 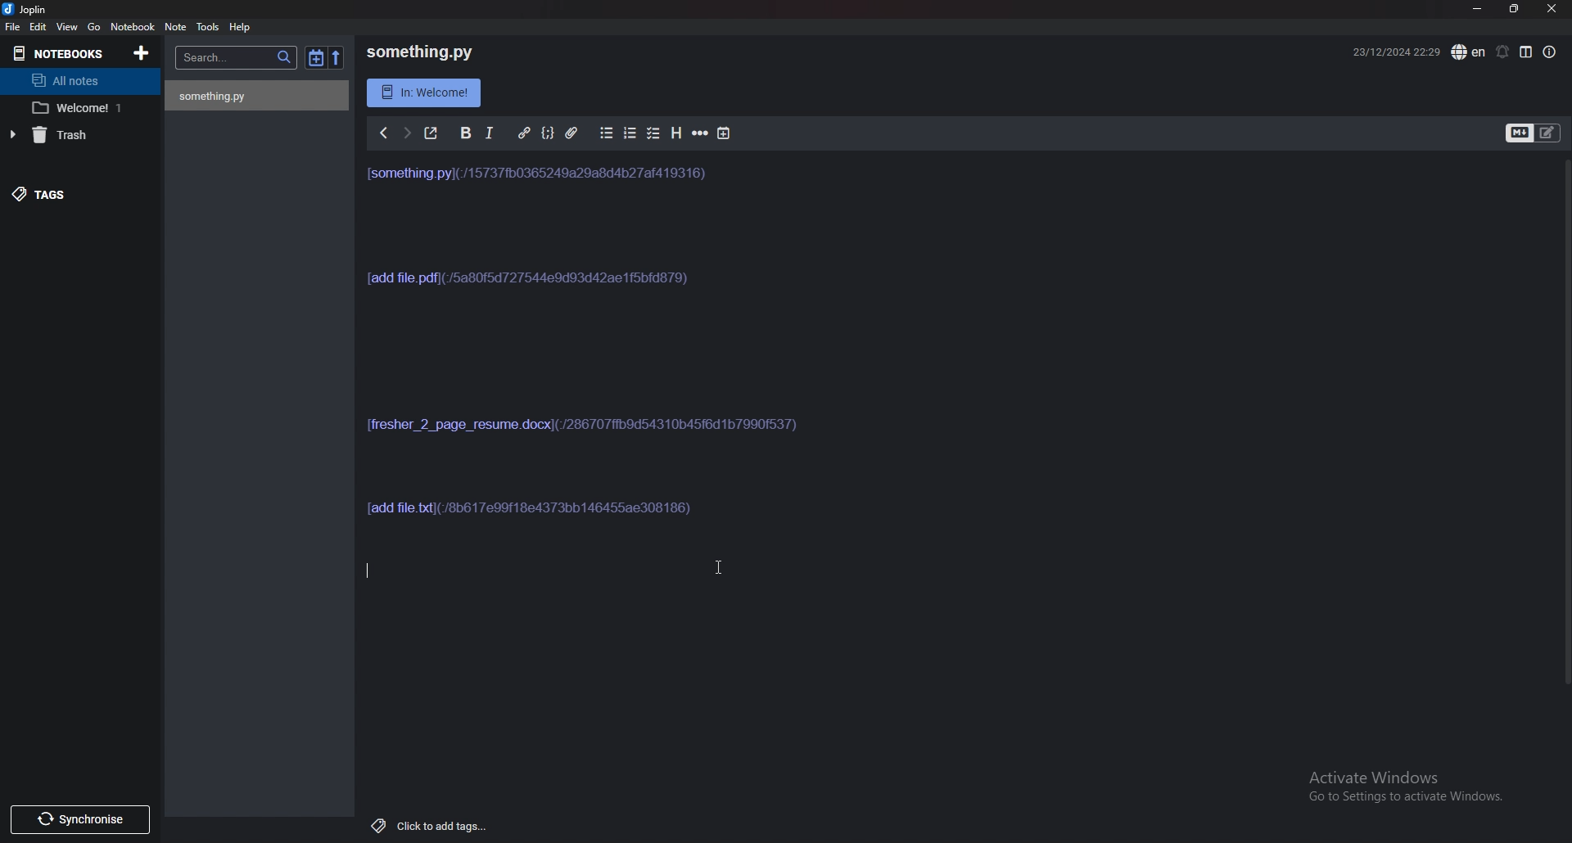 I want to click on Search, so click(x=235, y=59).